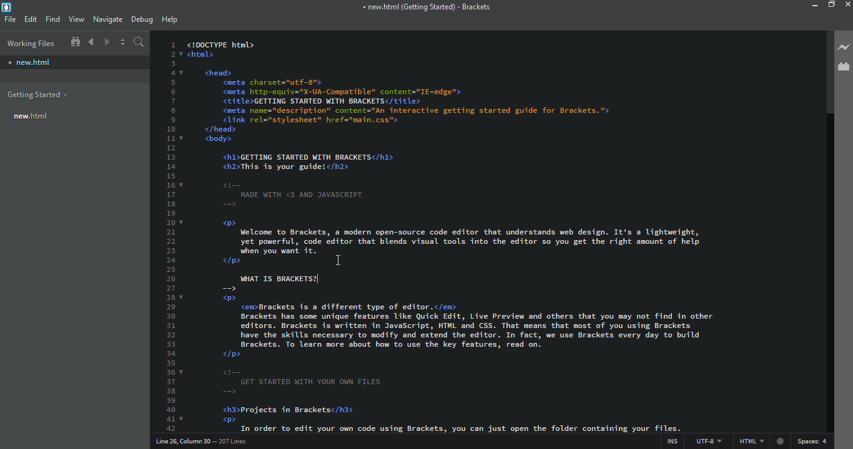 The image size is (853, 449). I want to click on find, so click(53, 19).